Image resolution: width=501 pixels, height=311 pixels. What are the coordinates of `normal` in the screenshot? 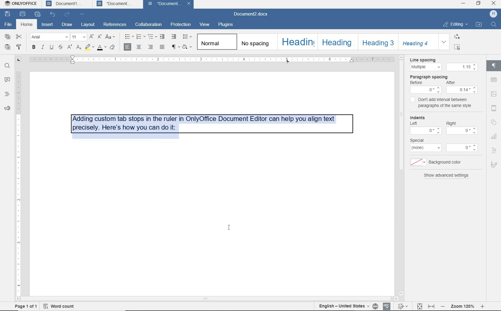 It's located at (216, 42).